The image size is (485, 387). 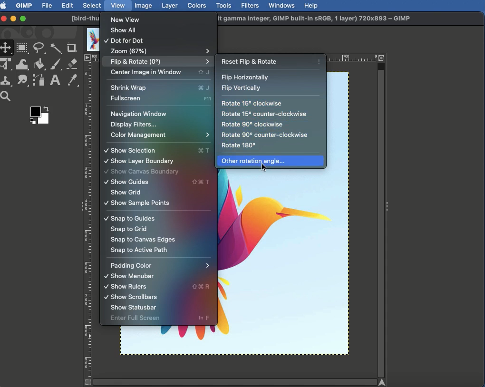 What do you see at coordinates (223, 6) in the screenshot?
I see `Tools` at bounding box center [223, 6].